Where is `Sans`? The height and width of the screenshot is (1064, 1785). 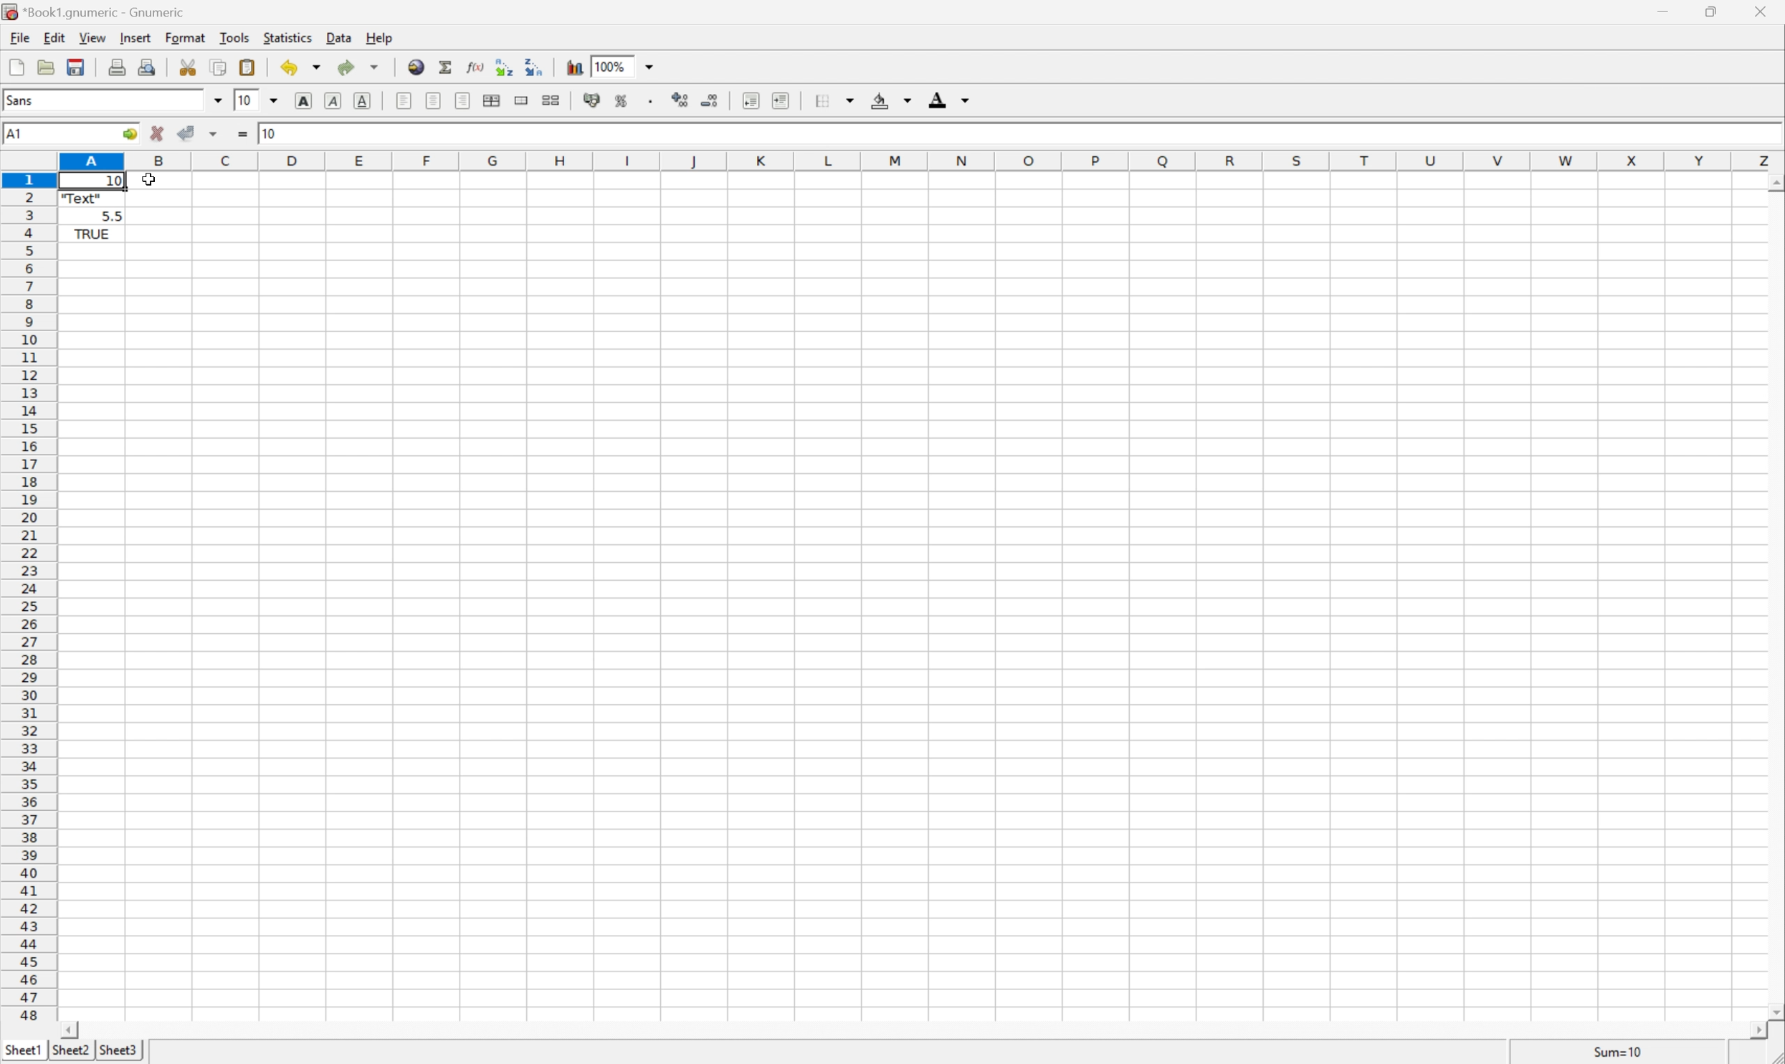 Sans is located at coordinates (22, 98).